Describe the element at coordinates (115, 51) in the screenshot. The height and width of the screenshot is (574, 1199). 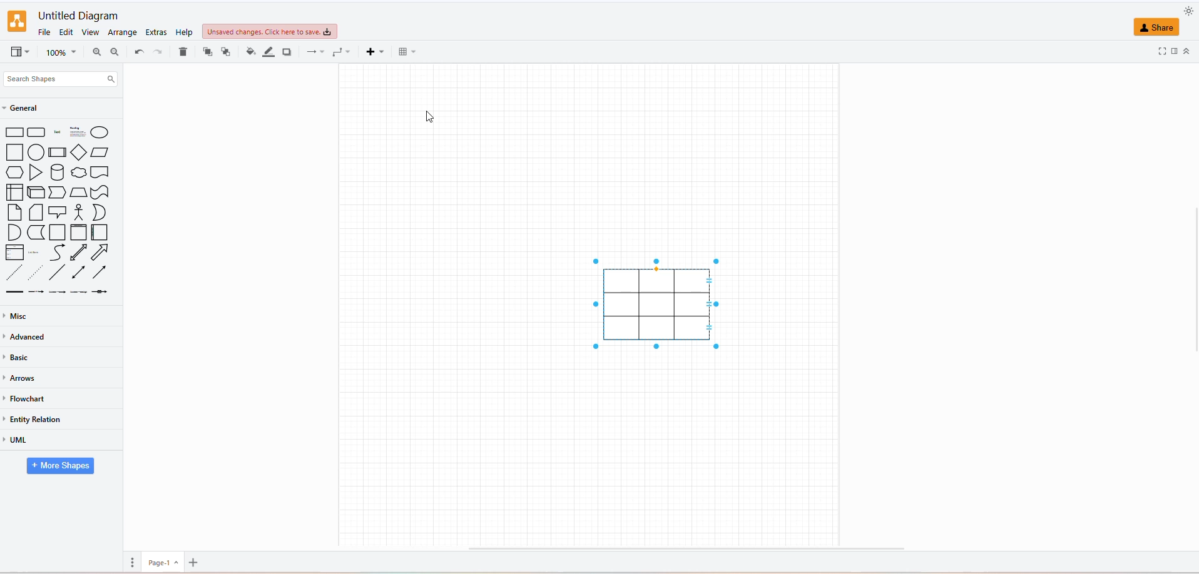
I see `zoom out` at that location.